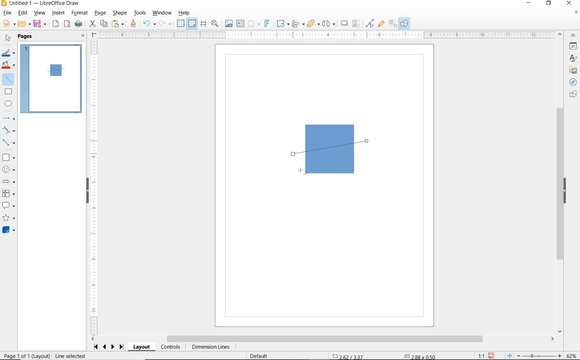  Describe the element at coordinates (120, 13) in the screenshot. I see `SHAPE` at that location.